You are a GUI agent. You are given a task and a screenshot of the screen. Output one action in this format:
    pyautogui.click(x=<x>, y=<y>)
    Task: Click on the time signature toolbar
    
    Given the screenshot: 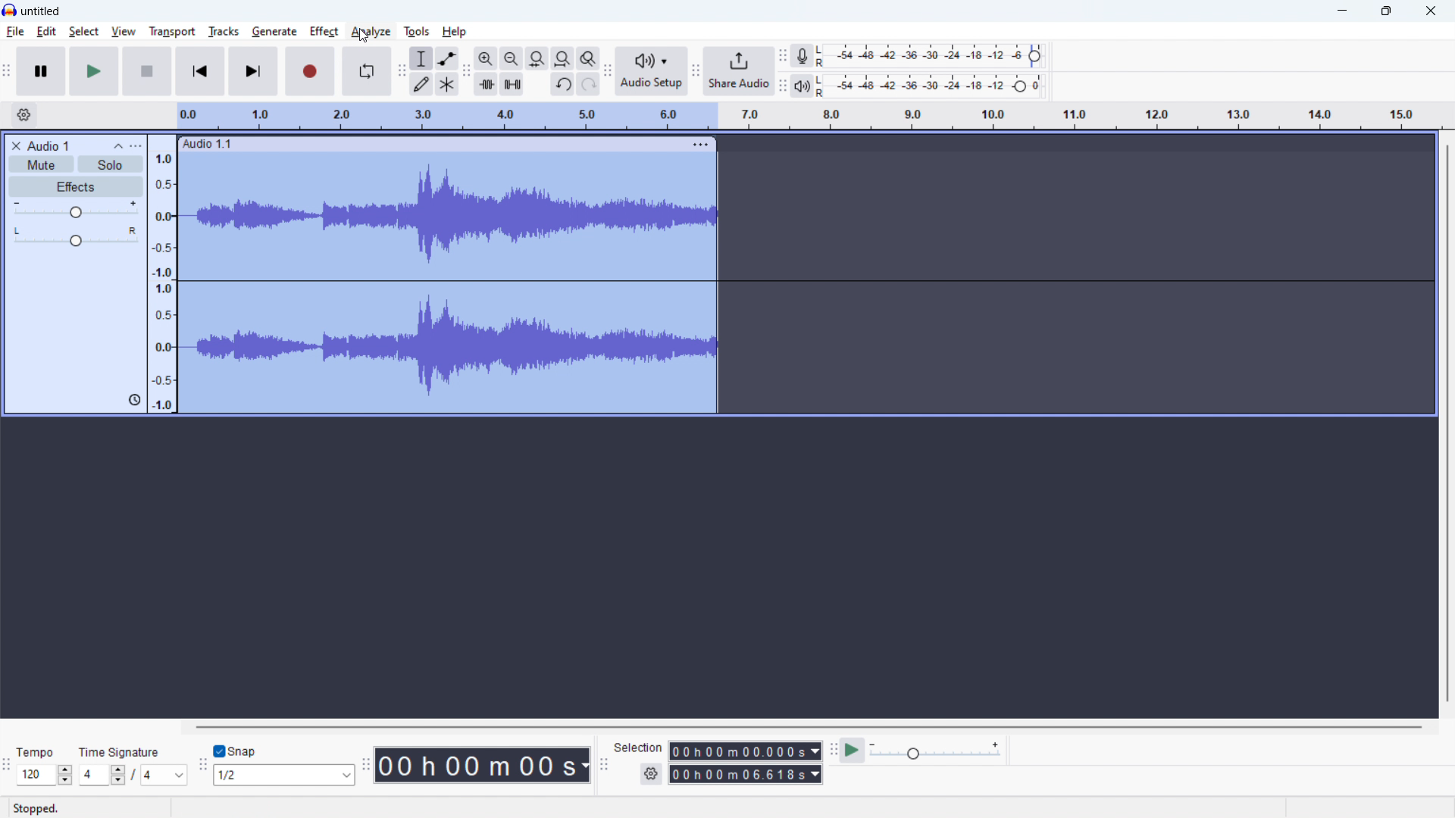 What is the action you would take?
    pyautogui.click(x=8, y=768)
    